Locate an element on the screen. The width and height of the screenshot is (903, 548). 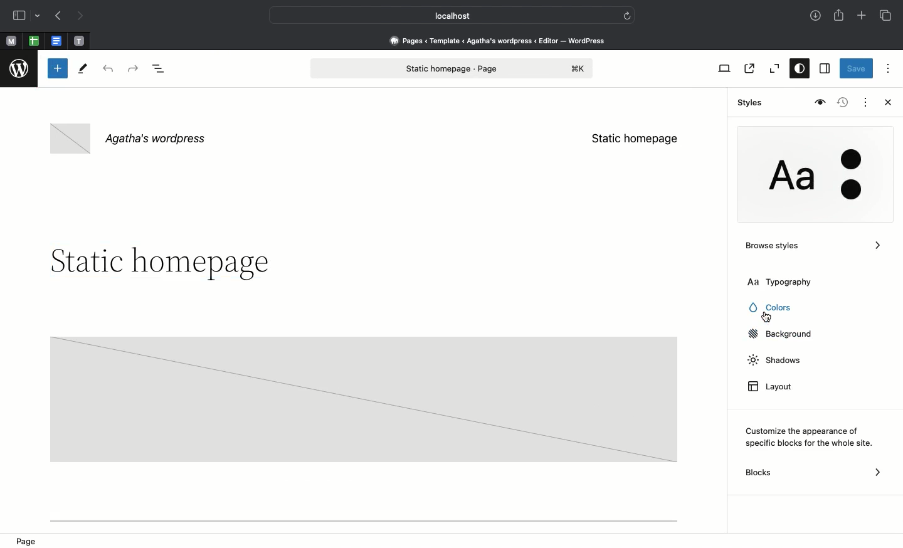
Style book is located at coordinates (818, 103).